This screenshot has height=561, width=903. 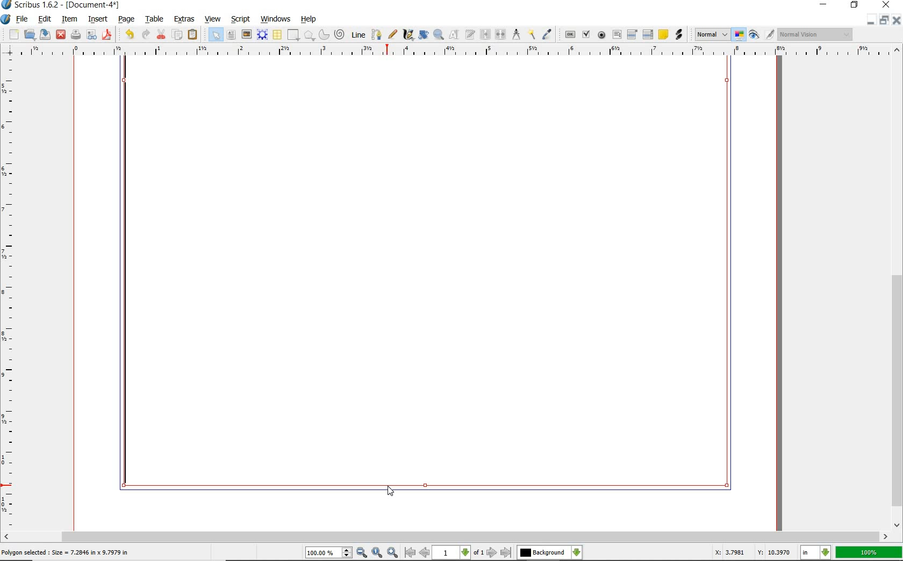 I want to click on copy, so click(x=178, y=35).